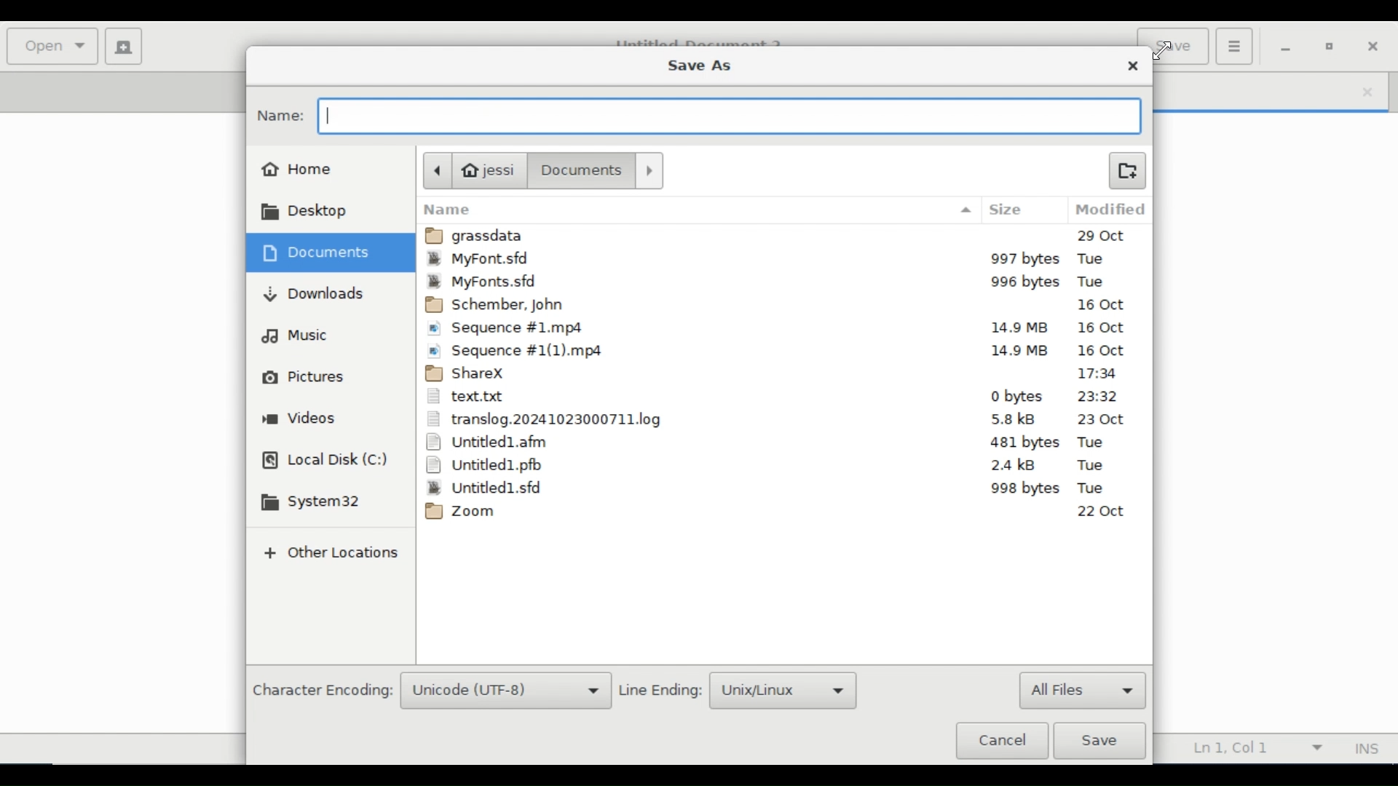 The image size is (1398, 786). I want to click on Name, so click(700, 209).